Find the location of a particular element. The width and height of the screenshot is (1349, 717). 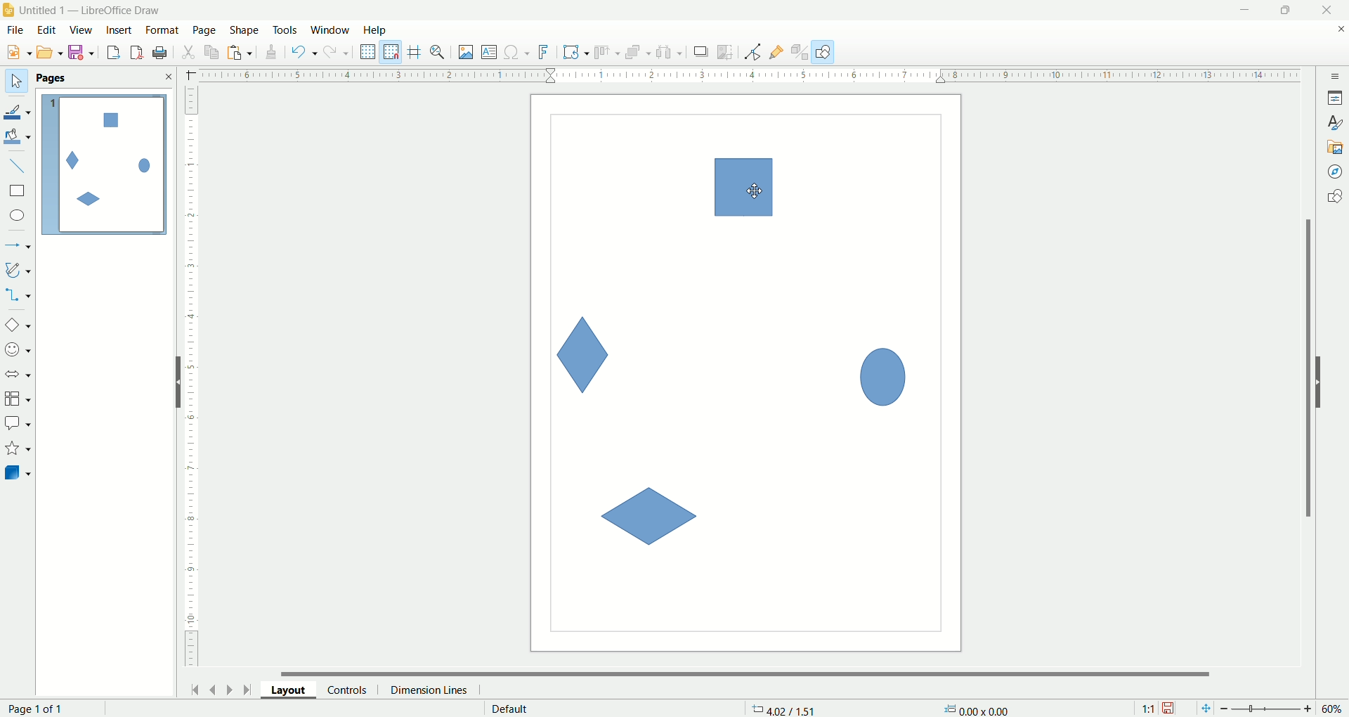

print is located at coordinates (138, 52).